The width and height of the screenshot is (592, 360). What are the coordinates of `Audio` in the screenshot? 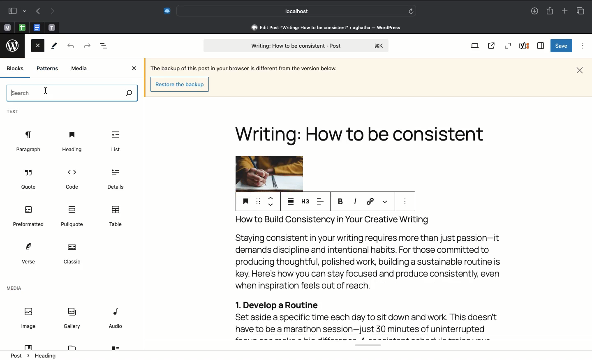 It's located at (116, 319).